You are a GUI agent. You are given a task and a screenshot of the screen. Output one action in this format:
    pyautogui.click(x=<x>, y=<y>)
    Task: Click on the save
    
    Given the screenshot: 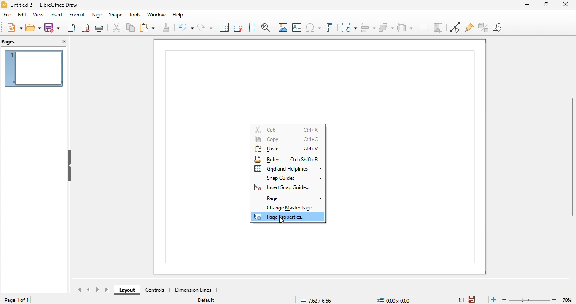 What is the action you would take?
    pyautogui.click(x=477, y=298)
    